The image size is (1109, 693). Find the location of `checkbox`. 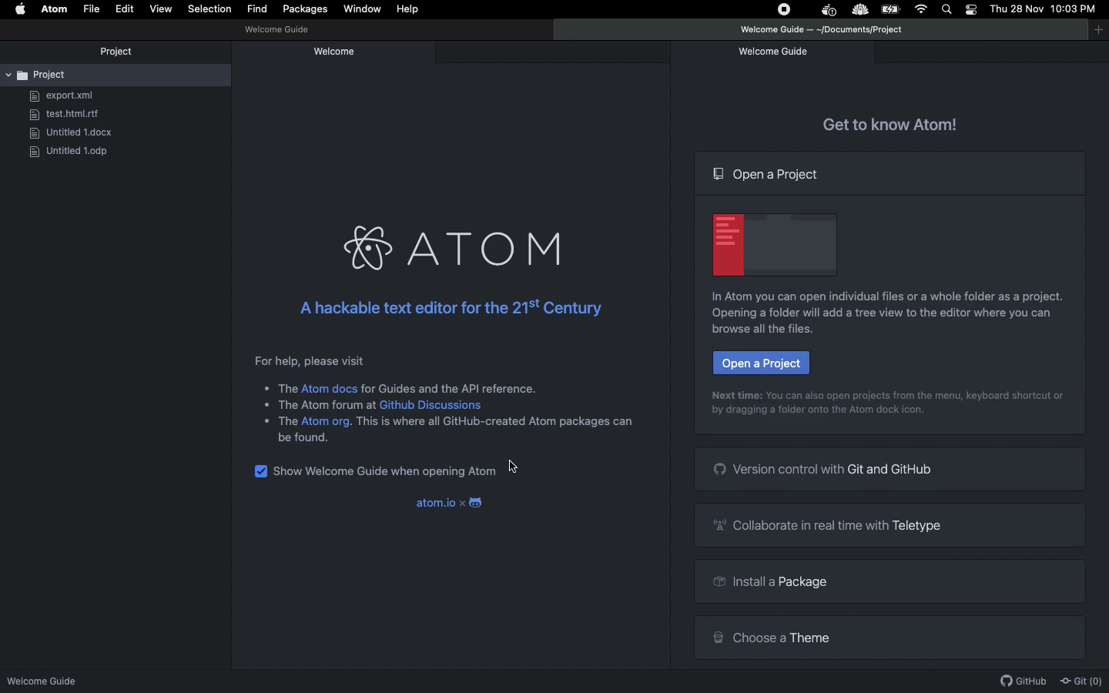

checkbox is located at coordinates (261, 470).